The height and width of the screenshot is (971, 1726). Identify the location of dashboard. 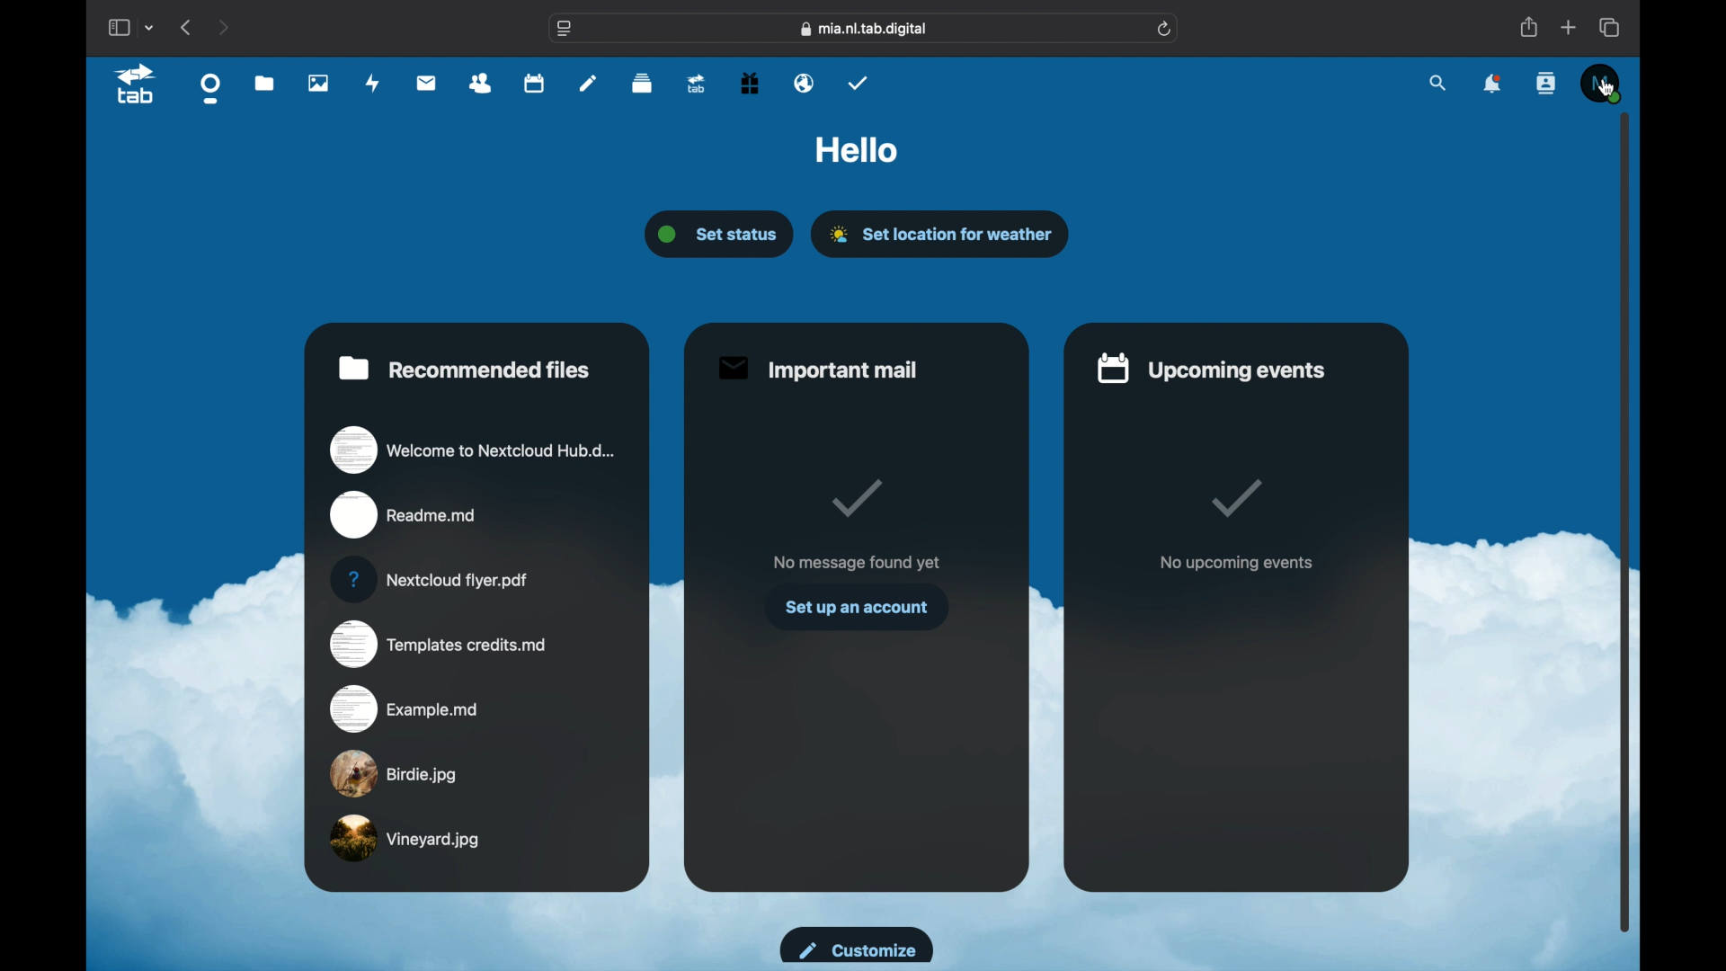
(211, 88).